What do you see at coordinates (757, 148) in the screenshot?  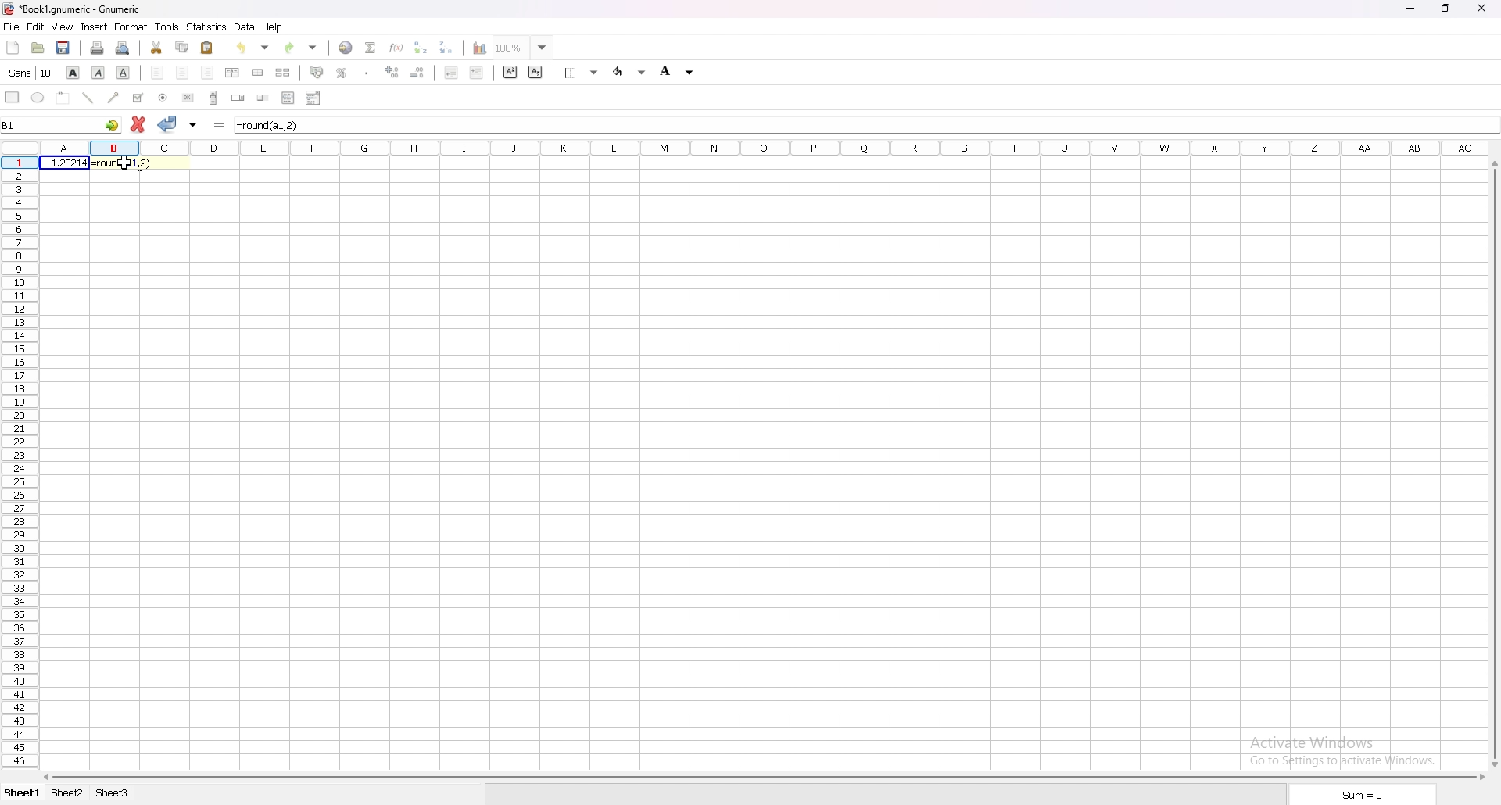 I see `columns` at bounding box center [757, 148].